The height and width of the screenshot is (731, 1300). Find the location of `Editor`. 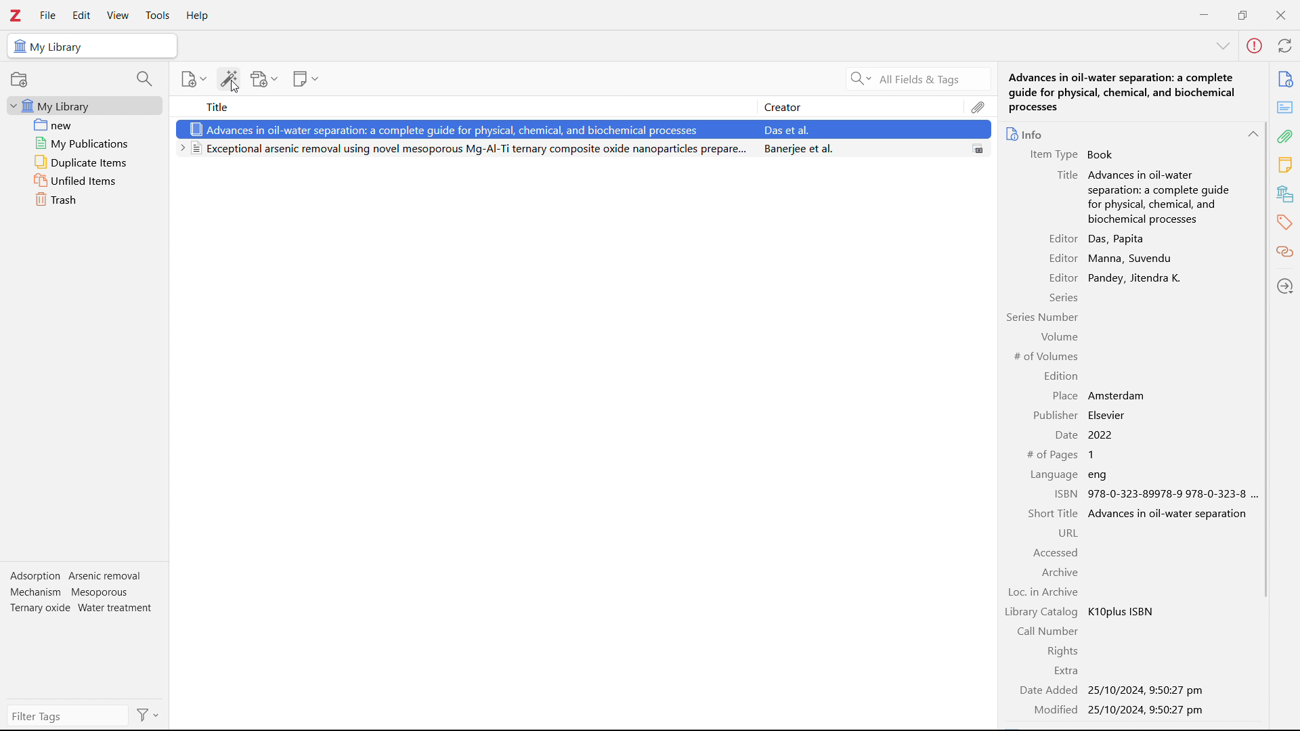

Editor is located at coordinates (1061, 239).